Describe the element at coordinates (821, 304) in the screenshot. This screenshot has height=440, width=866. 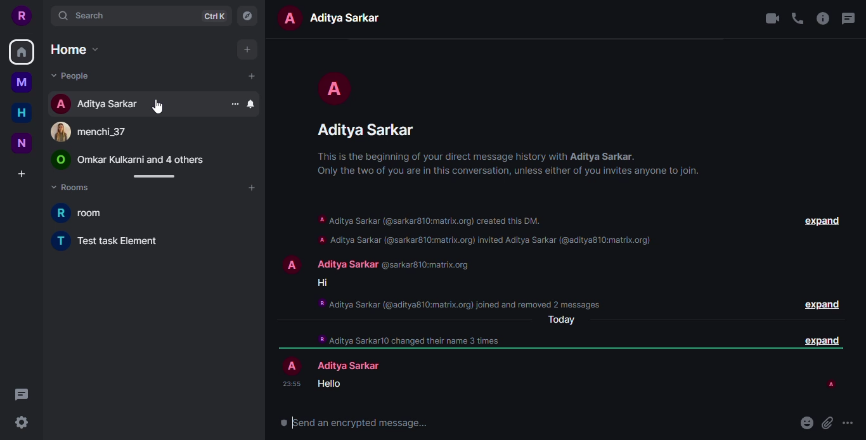
I see `expand` at that location.